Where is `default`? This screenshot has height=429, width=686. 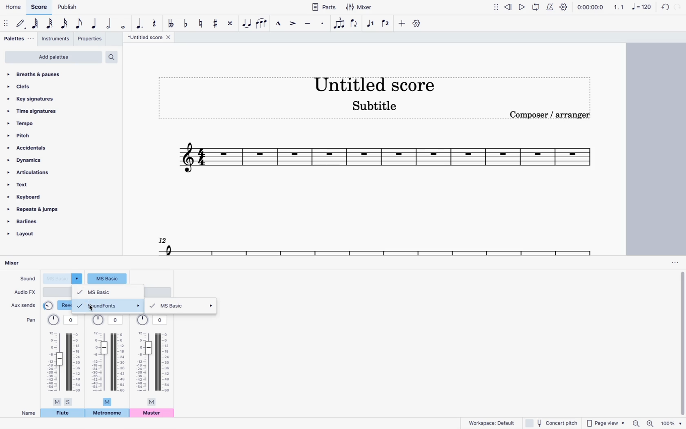 default is located at coordinates (21, 24).